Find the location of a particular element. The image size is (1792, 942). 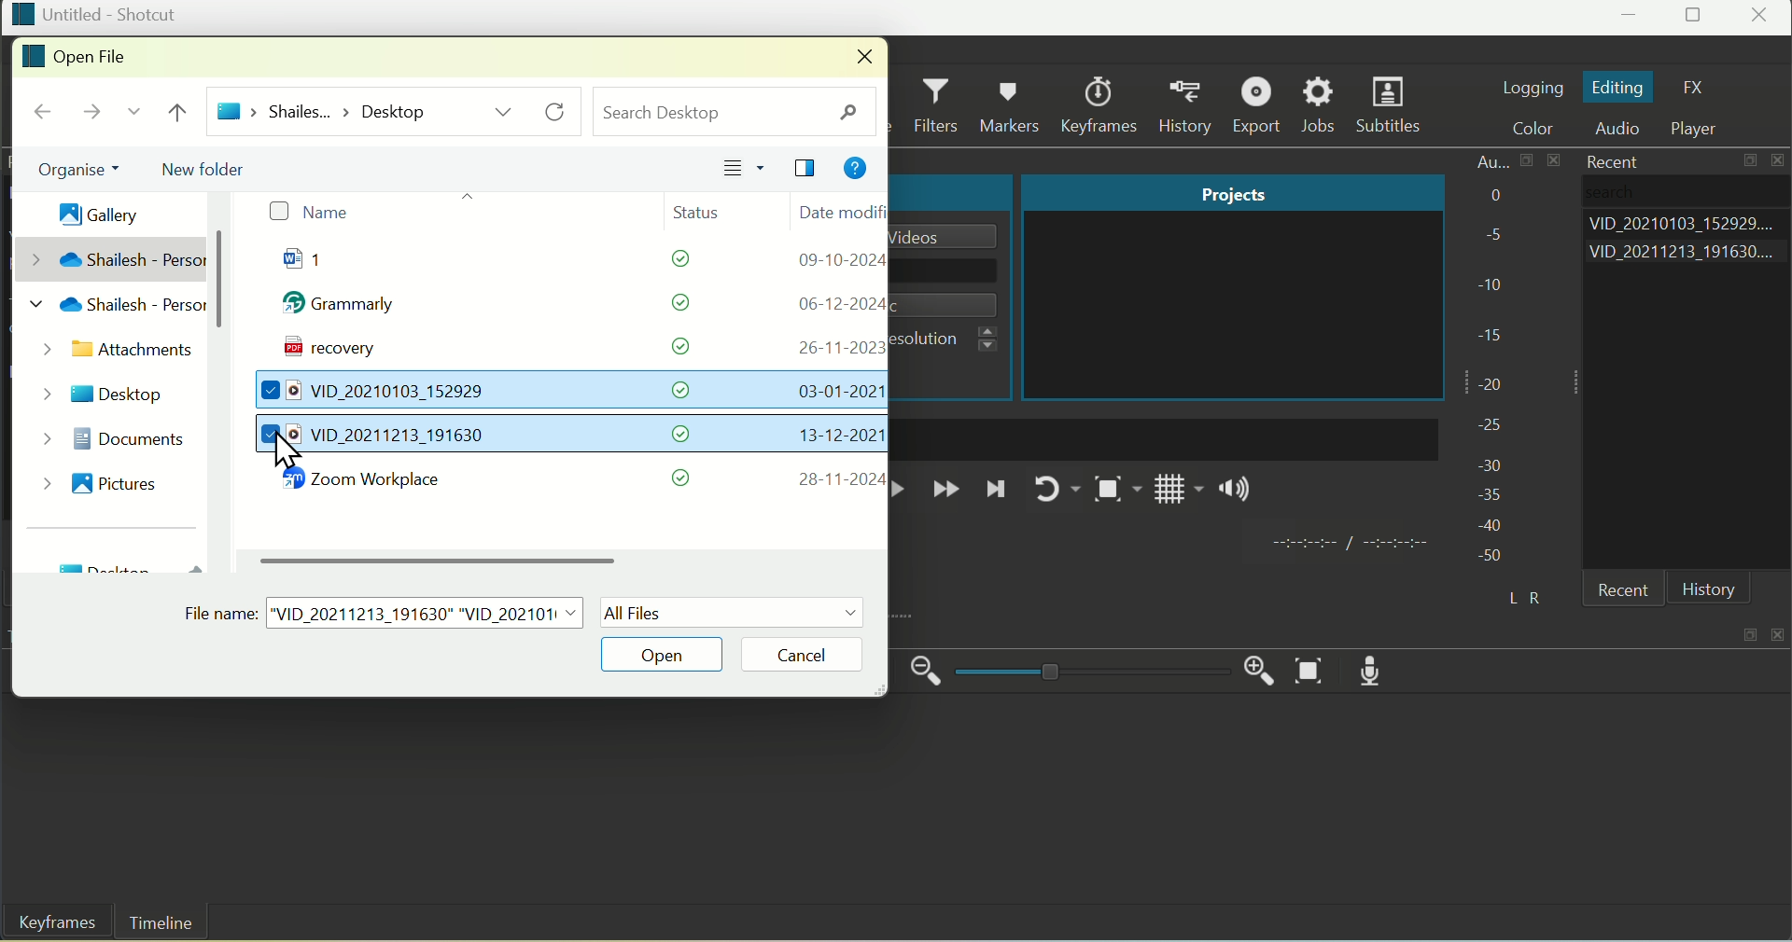

Keyframes is located at coordinates (51, 924).